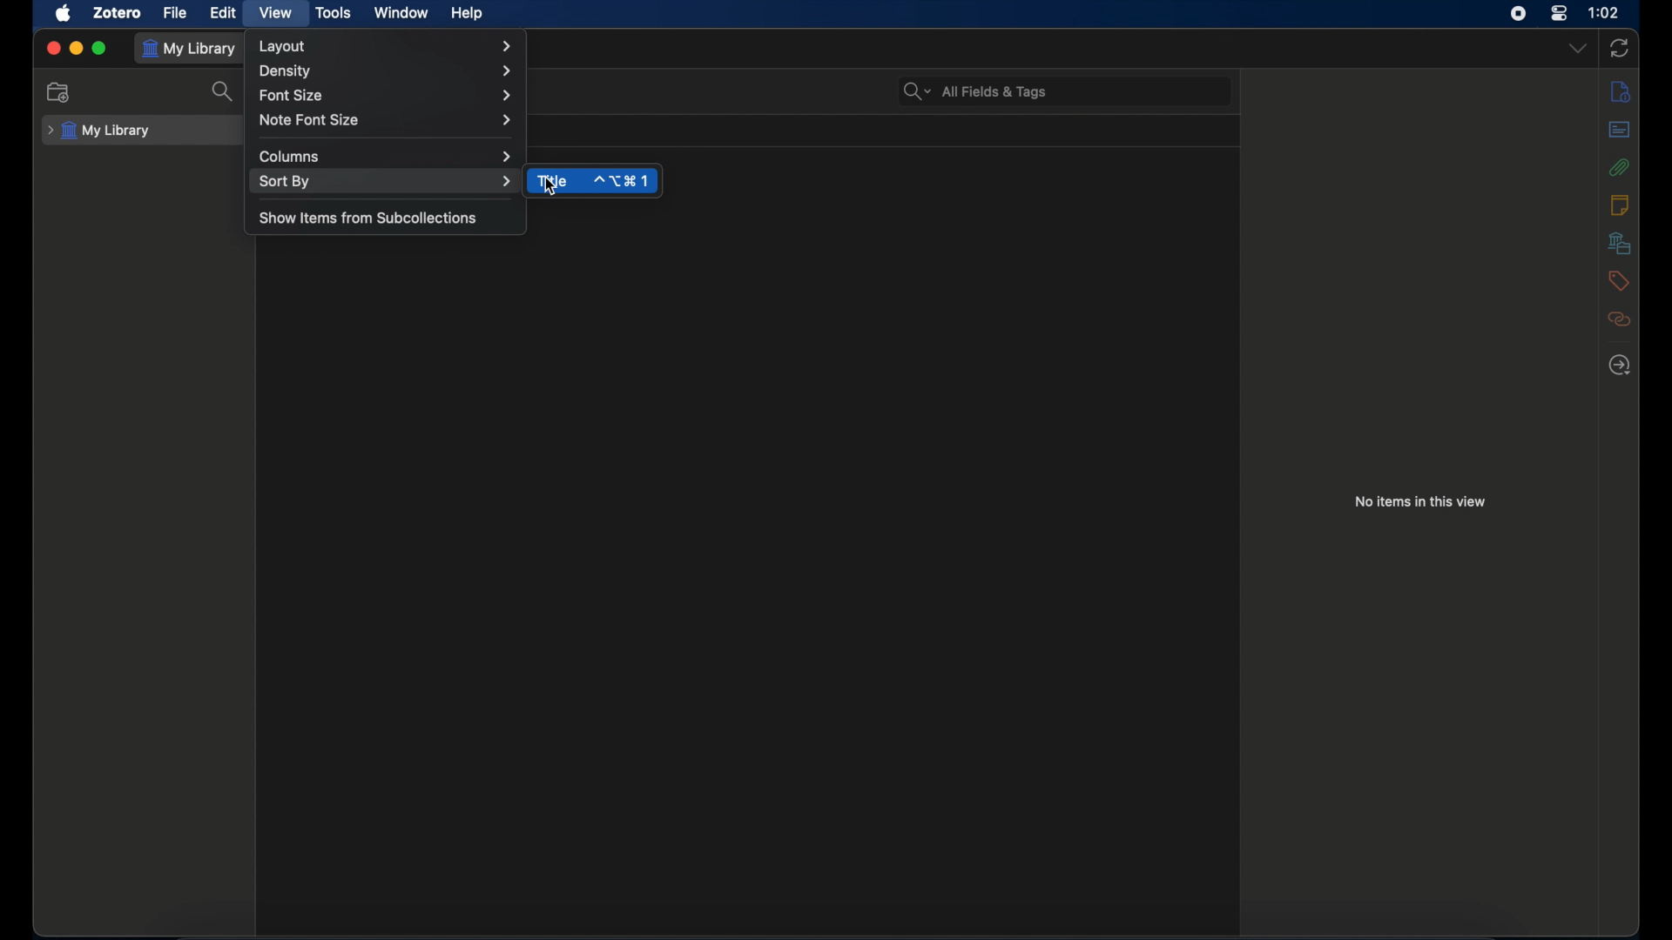 Image resolution: width=1672 pixels, height=940 pixels. Describe the element at coordinates (1616, 280) in the screenshot. I see `tags` at that location.